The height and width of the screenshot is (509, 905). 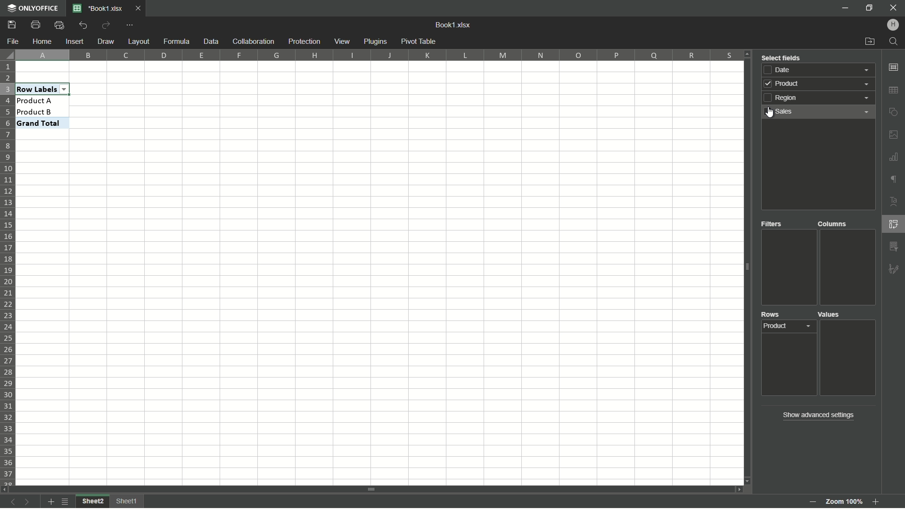 I want to click on minimize/maximize, so click(x=869, y=8).